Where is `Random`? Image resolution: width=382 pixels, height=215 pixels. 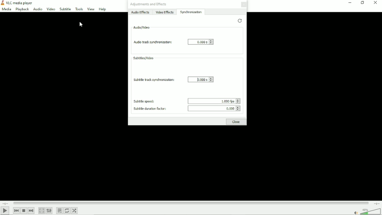 Random is located at coordinates (75, 210).